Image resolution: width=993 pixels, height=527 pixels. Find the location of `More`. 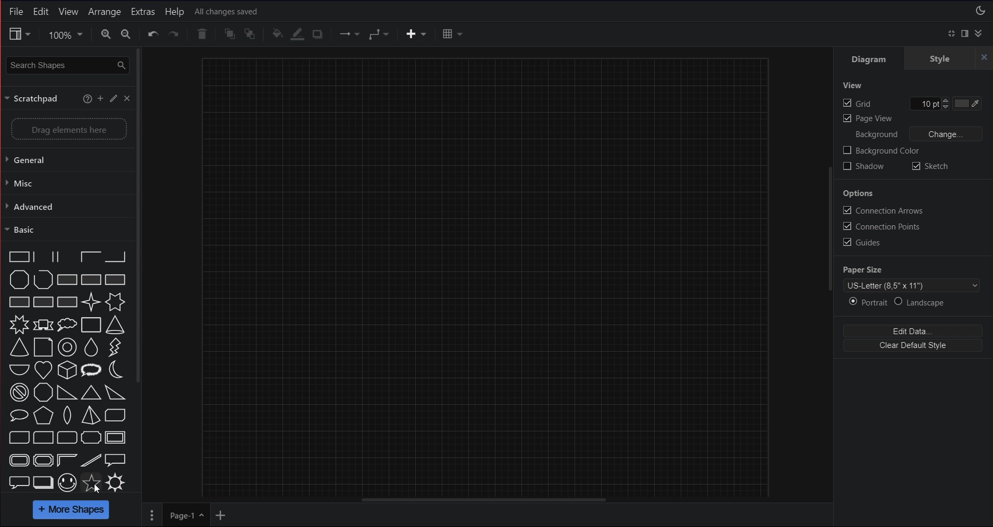

More is located at coordinates (153, 515).